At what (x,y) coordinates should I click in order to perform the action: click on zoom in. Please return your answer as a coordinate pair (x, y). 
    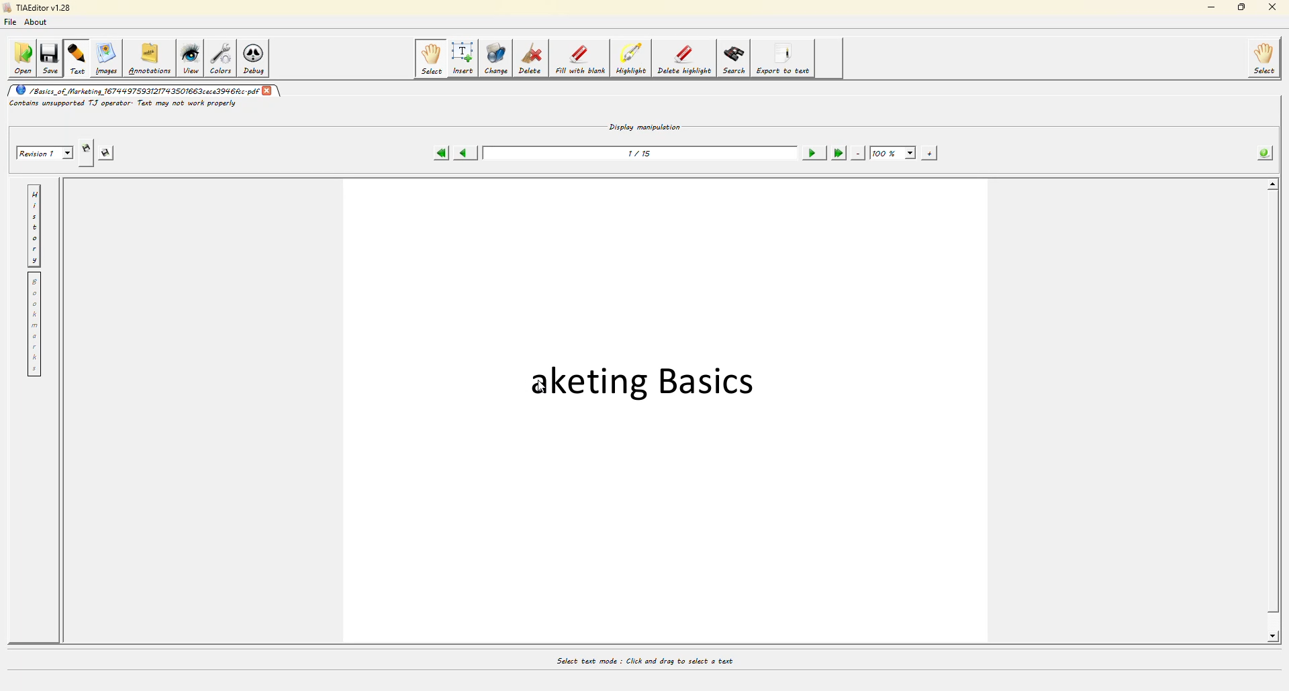
    Looking at the image, I should click on (928, 154).